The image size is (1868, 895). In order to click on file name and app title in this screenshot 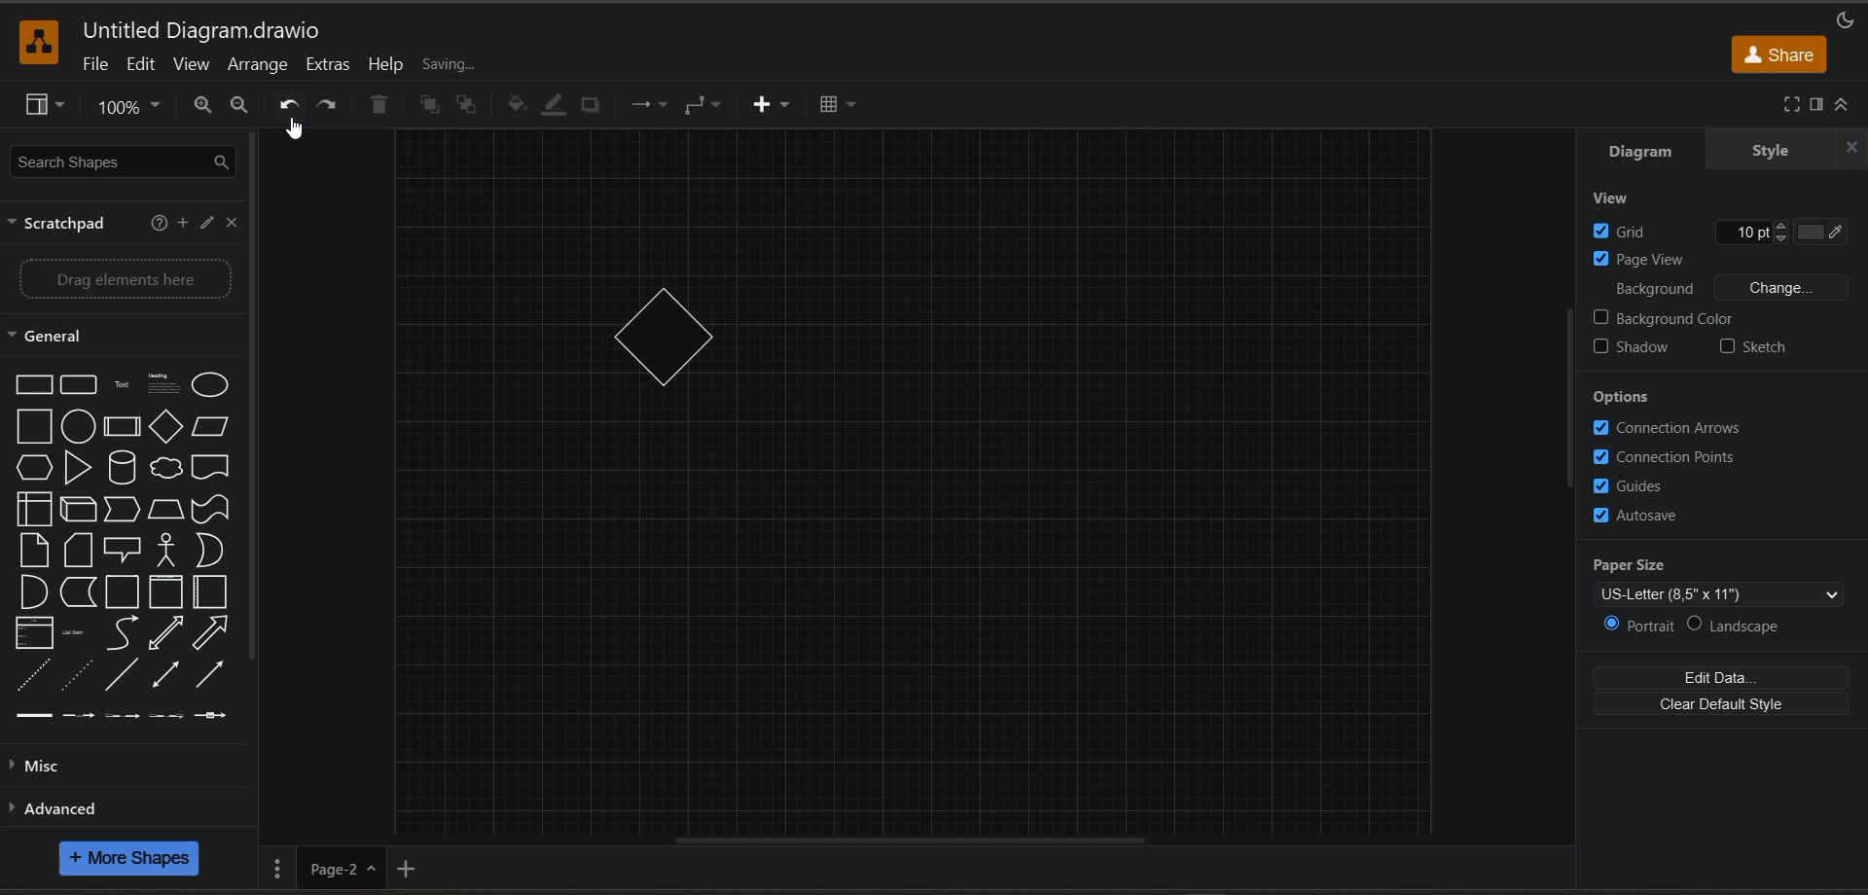, I will do `click(213, 32)`.